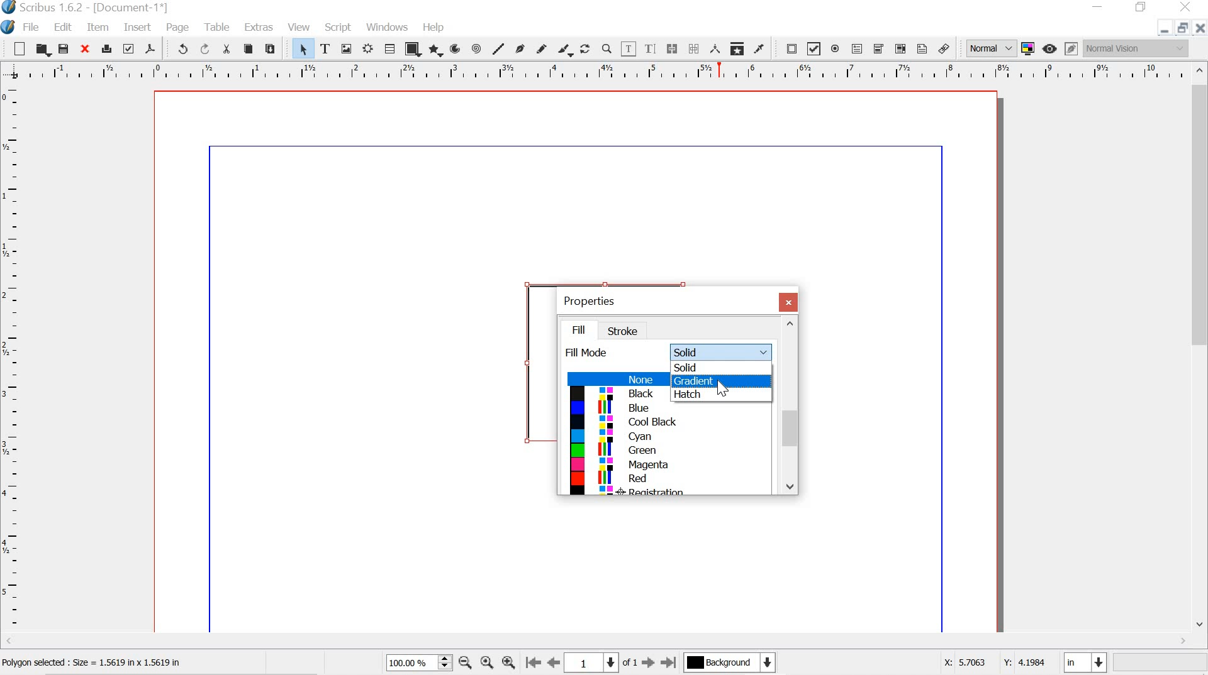 The height and width of the screenshot is (675, 1208). What do you see at coordinates (1163, 30) in the screenshot?
I see `minimize` at bounding box center [1163, 30].